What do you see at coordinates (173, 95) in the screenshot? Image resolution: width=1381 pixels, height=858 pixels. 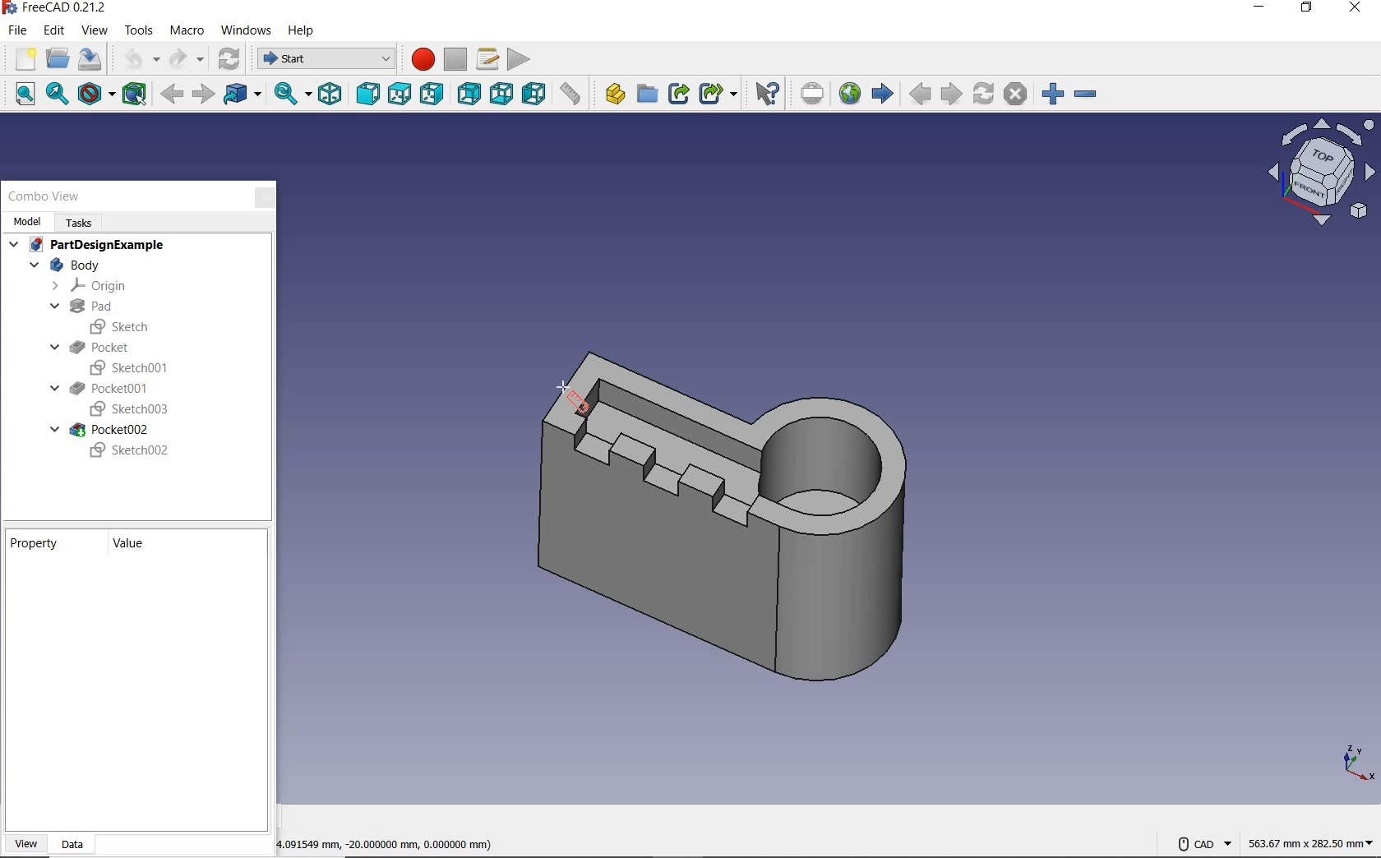 I see `back` at bounding box center [173, 95].